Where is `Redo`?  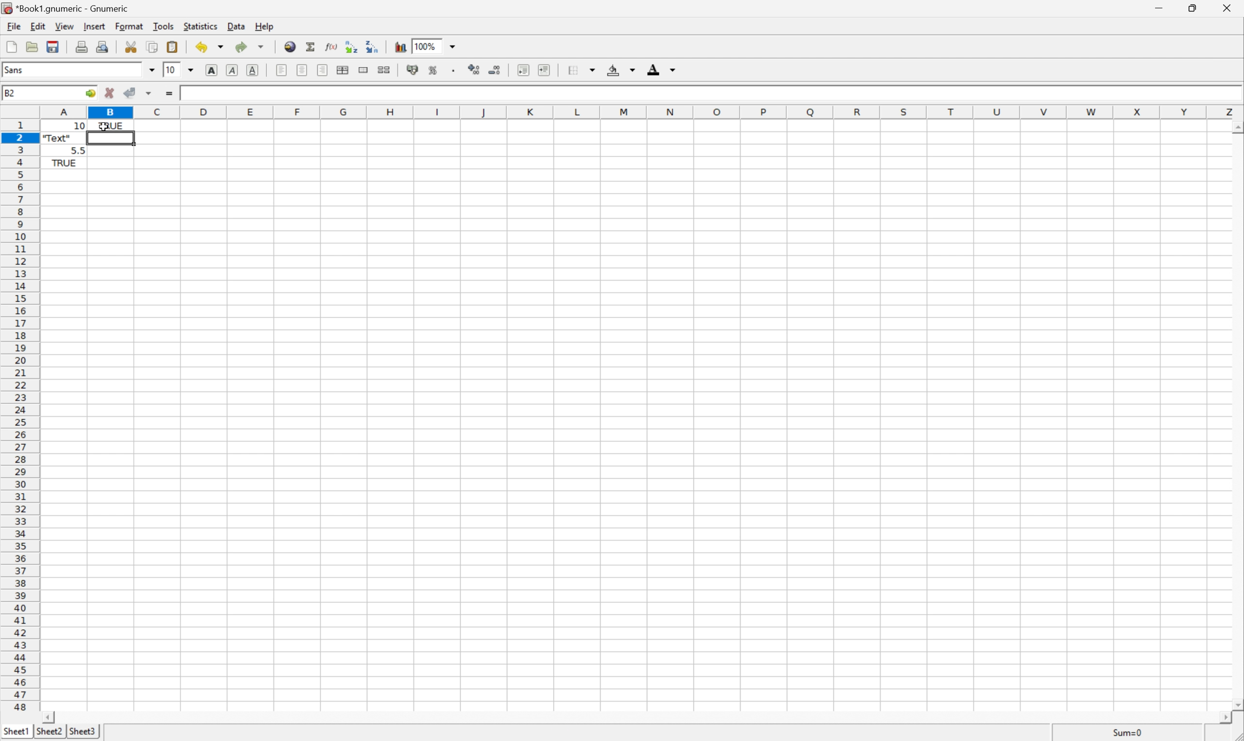 Redo is located at coordinates (250, 45).